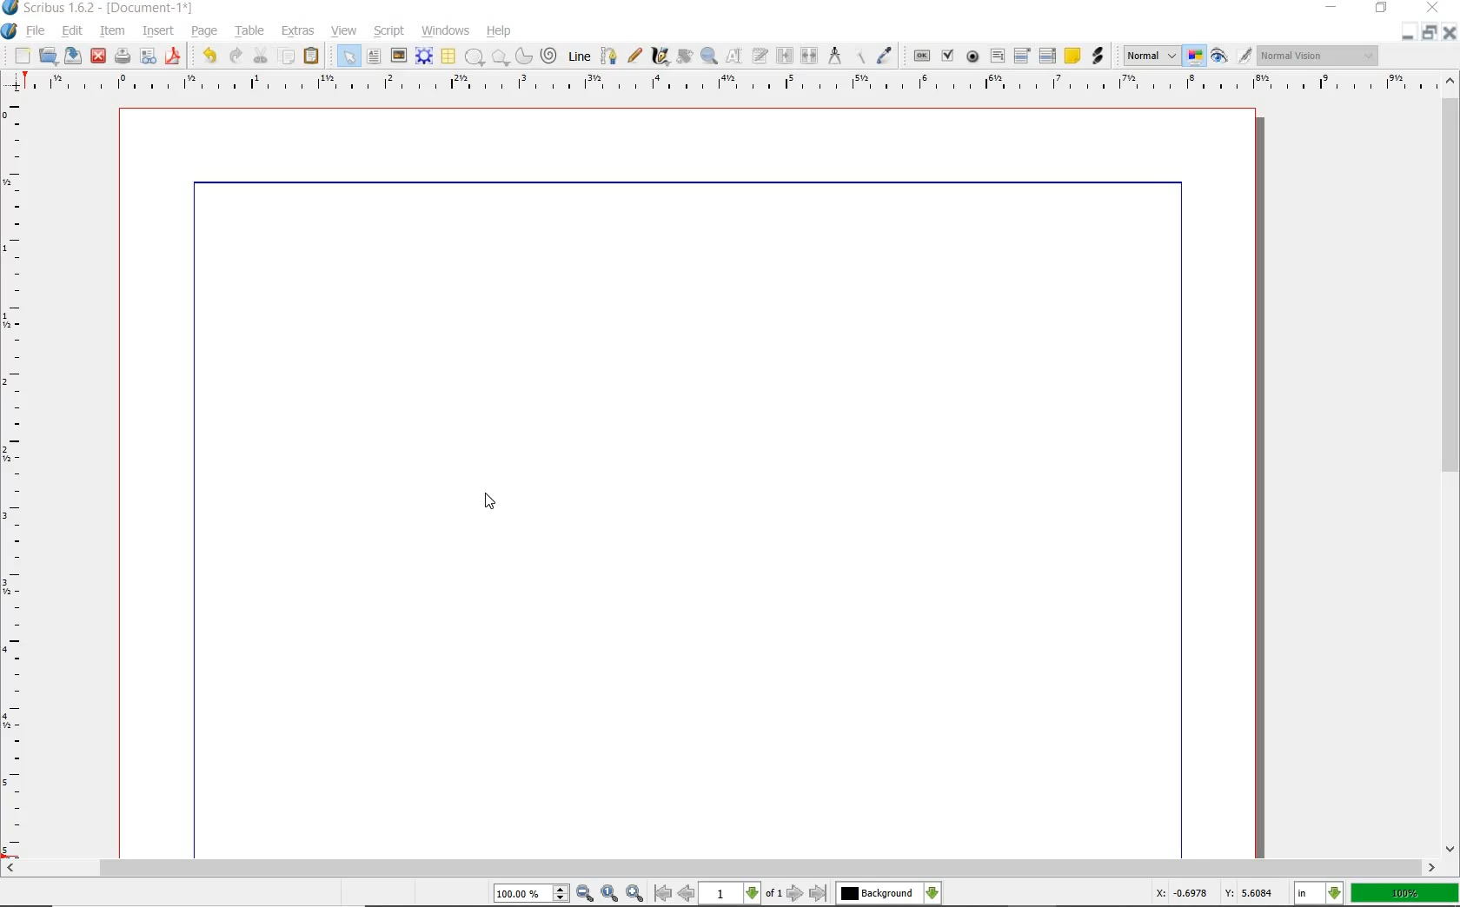  Describe the element at coordinates (1244, 55) in the screenshot. I see `EDIT IN PREVIEW MODE` at that location.